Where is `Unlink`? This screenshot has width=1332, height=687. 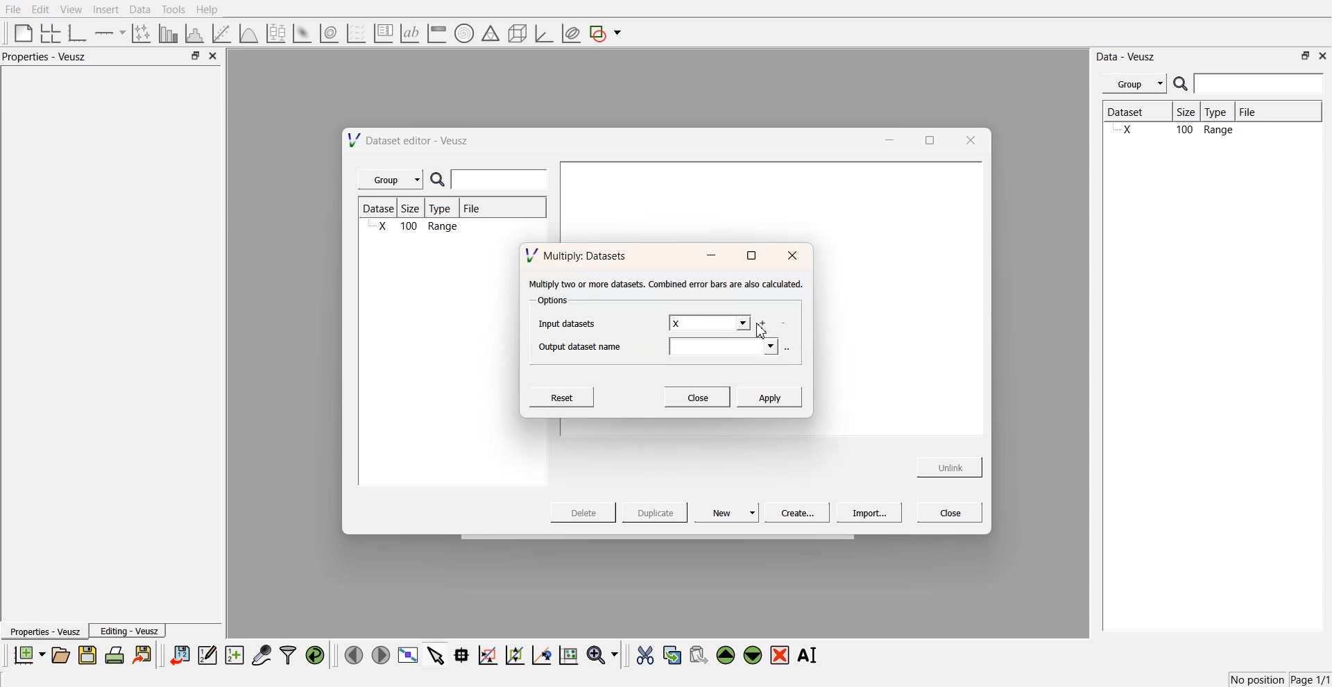
Unlink is located at coordinates (950, 466).